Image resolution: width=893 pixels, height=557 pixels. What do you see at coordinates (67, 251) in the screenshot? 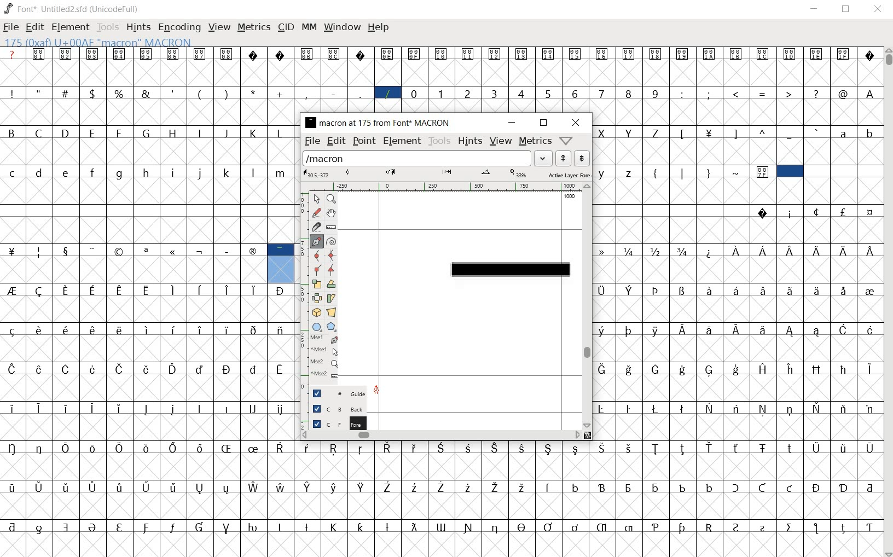
I see `Symbol` at bounding box center [67, 251].